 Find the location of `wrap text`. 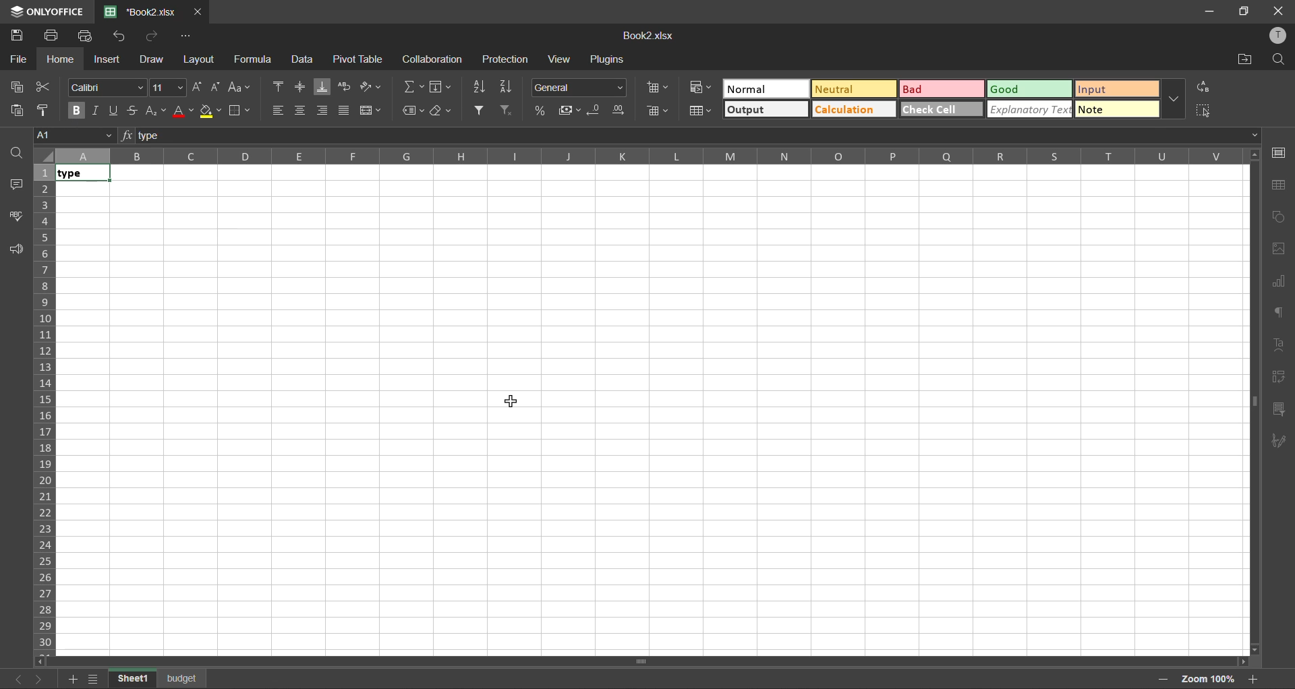

wrap text is located at coordinates (347, 87).